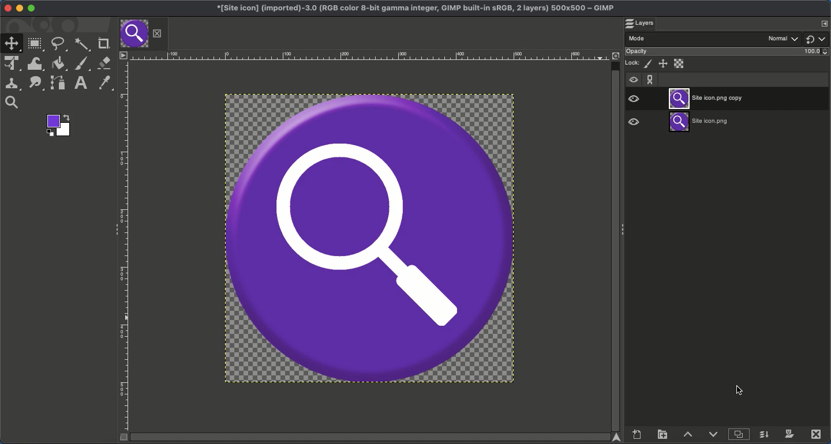 This screenshot has width=831, height=444. Describe the element at coordinates (113, 227) in the screenshot. I see `Collapse` at that location.